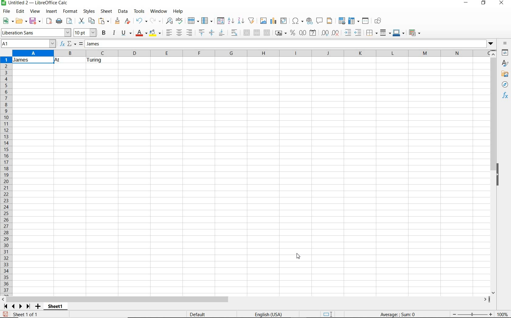 The width and height of the screenshot is (511, 318). I want to click on zoom out or zoom in, so click(472, 314).